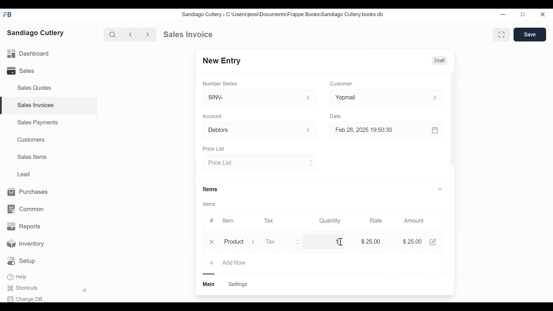 Image resolution: width=553 pixels, height=311 pixels. What do you see at coordinates (25, 244) in the screenshot?
I see `Inventory` at bounding box center [25, 244].